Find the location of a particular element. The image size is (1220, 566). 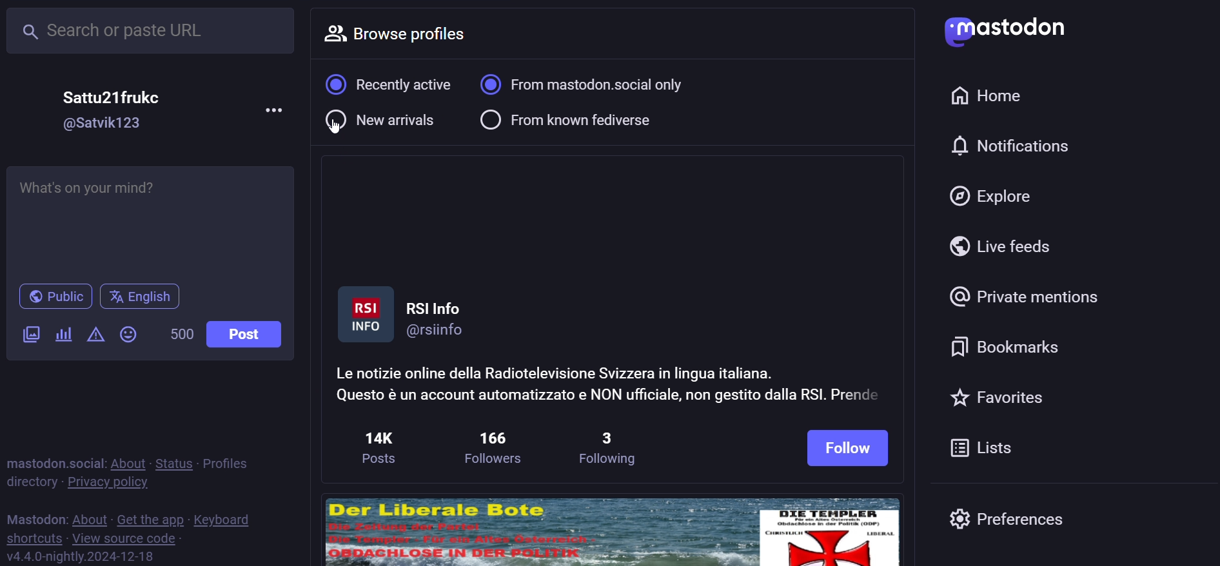

explore is located at coordinates (1000, 195).